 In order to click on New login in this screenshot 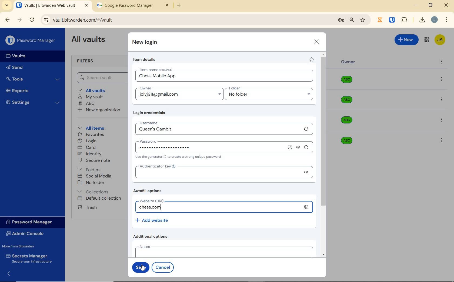, I will do `click(145, 43)`.